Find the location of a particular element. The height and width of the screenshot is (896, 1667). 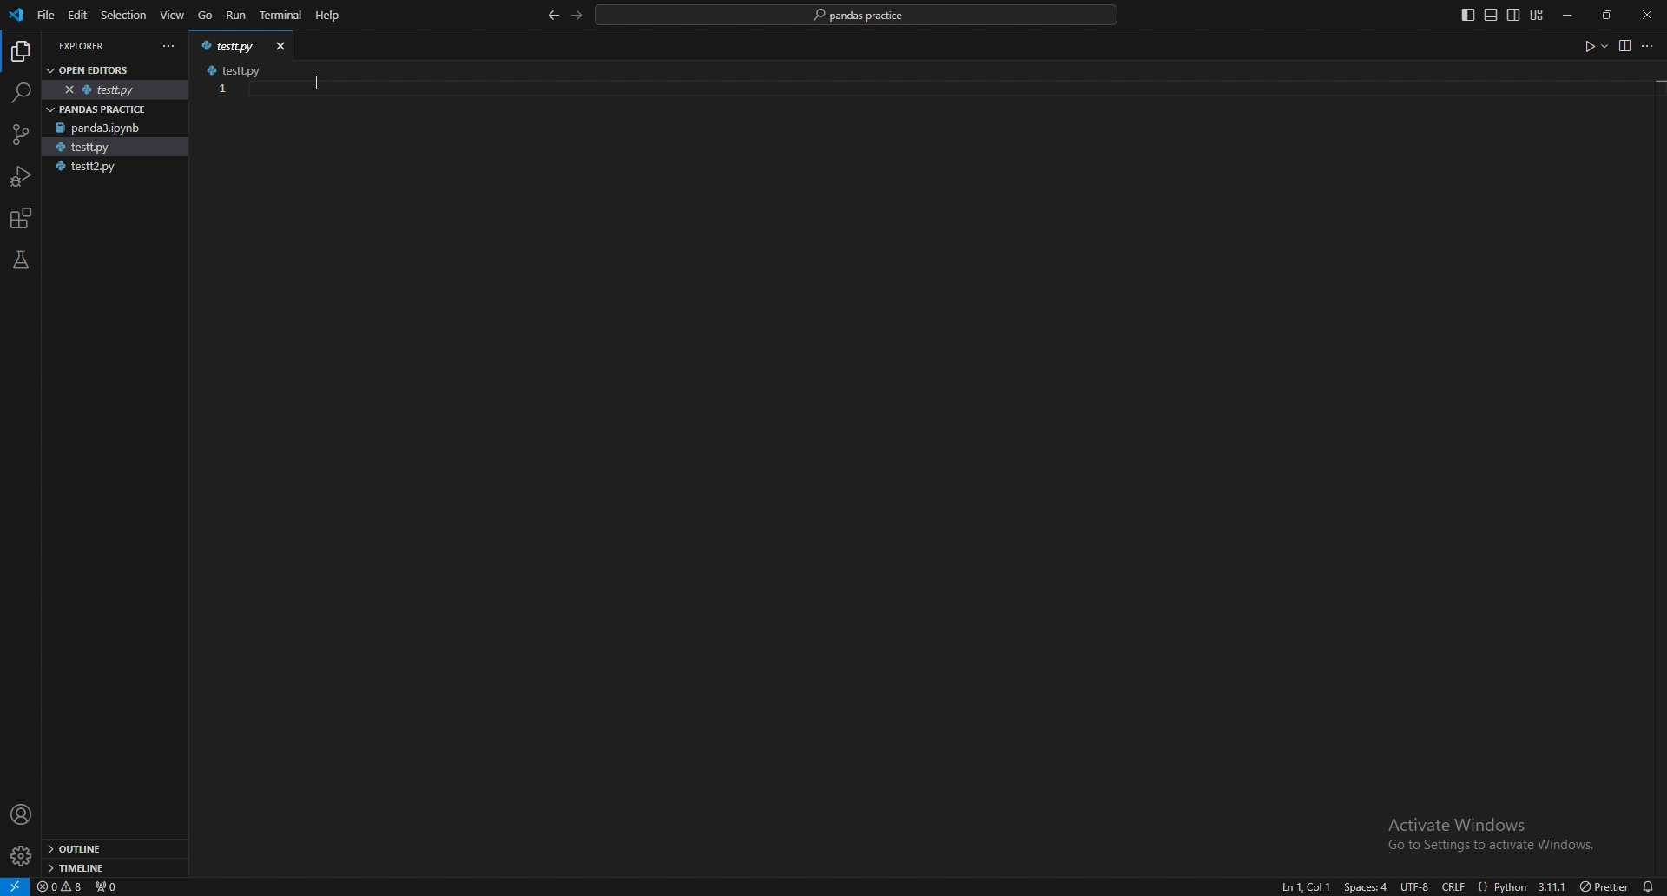

file is located at coordinates (47, 15).